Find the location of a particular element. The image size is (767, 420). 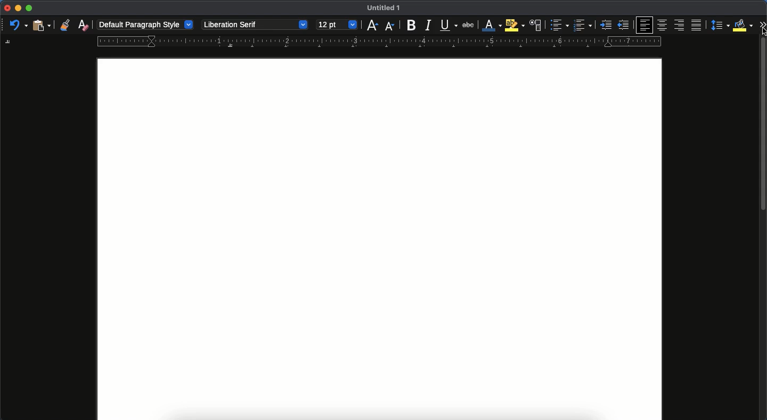

bullet is located at coordinates (558, 25).